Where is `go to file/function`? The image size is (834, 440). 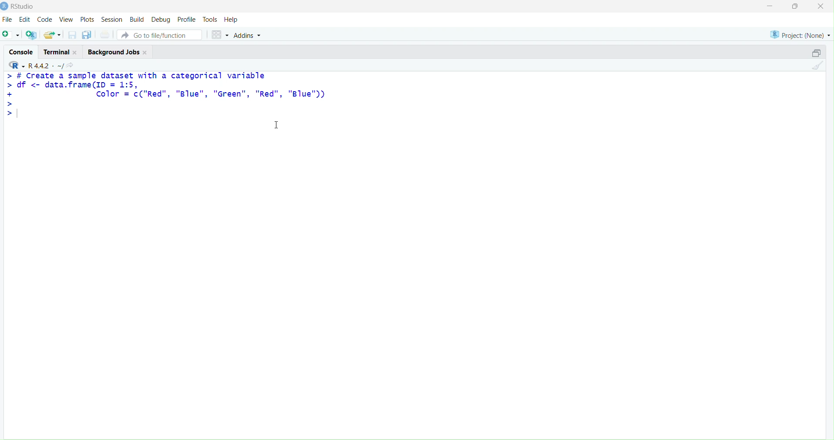
go to file/function is located at coordinates (159, 35).